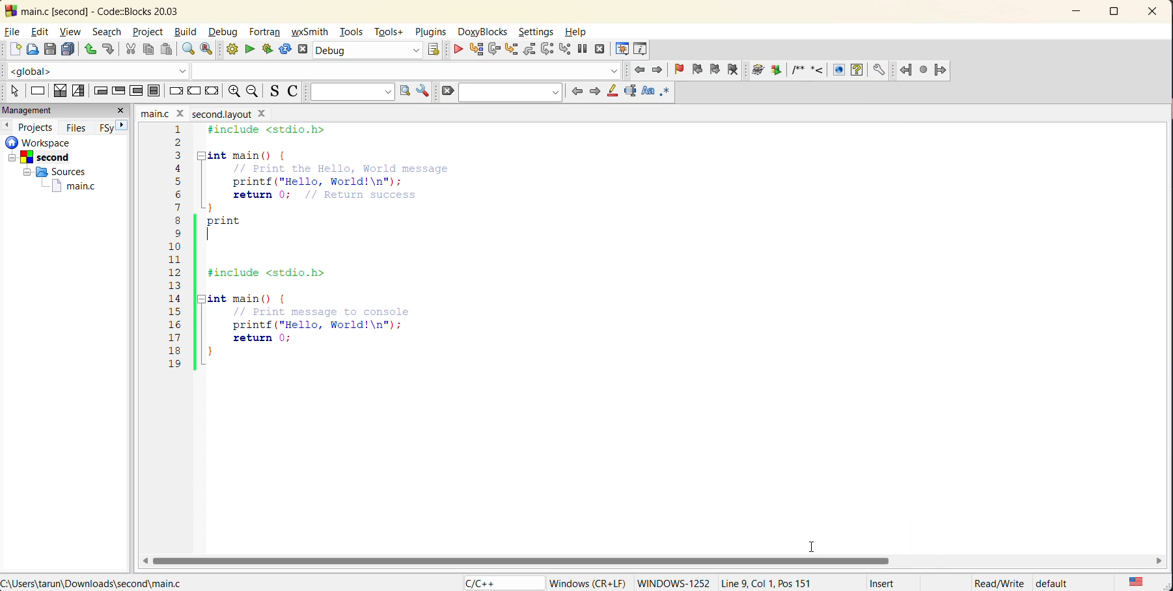  What do you see at coordinates (514, 92) in the screenshot?
I see `search` at bounding box center [514, 92].